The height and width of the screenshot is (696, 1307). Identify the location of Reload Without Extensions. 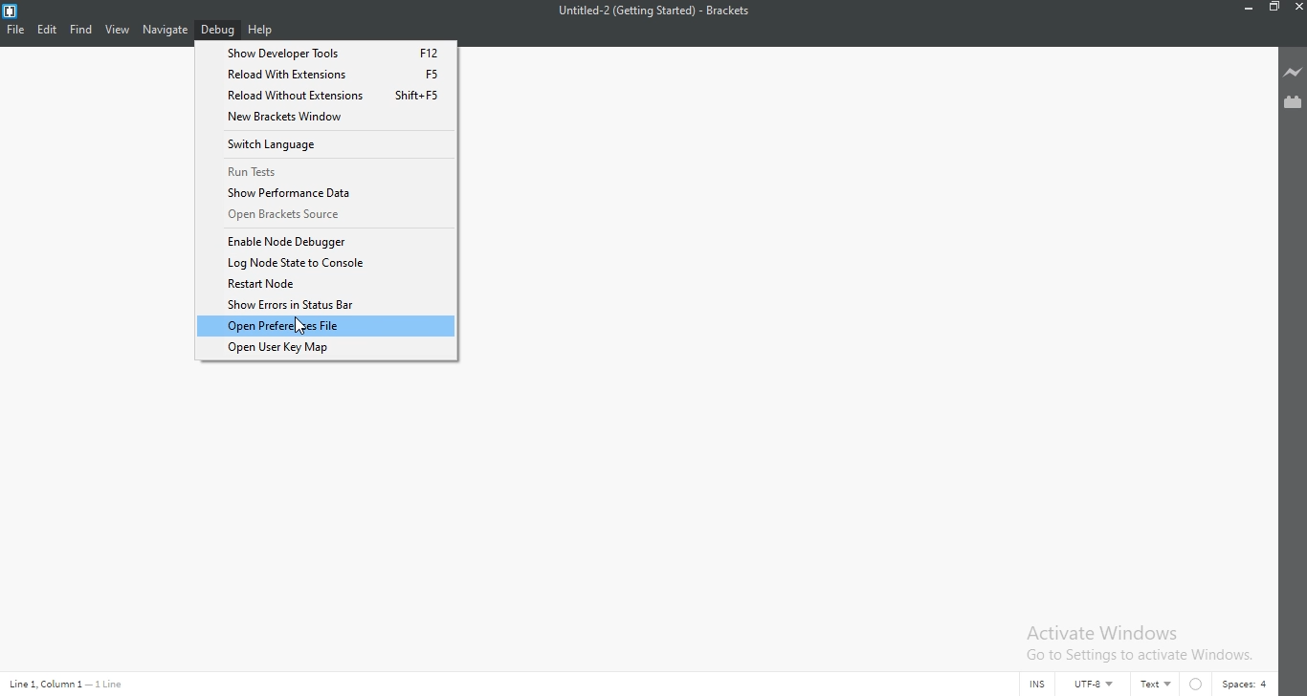
(325, 73).